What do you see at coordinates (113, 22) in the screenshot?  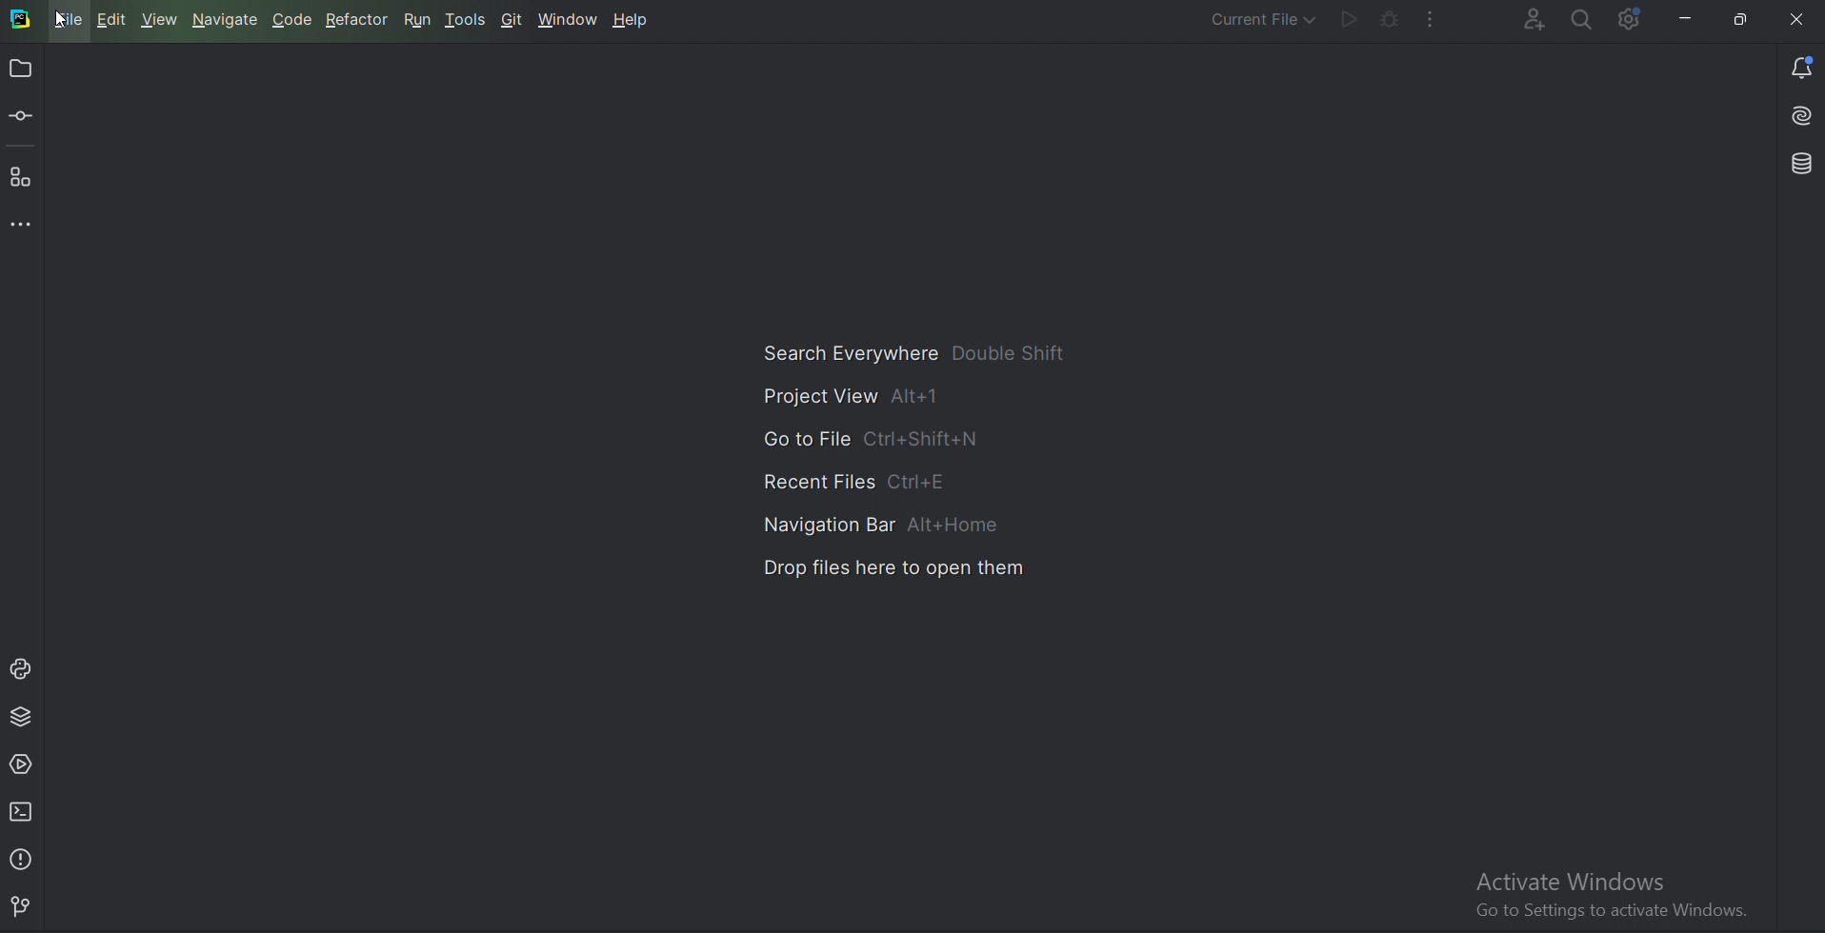 I see `Edit` at bounding box center [113, 22].